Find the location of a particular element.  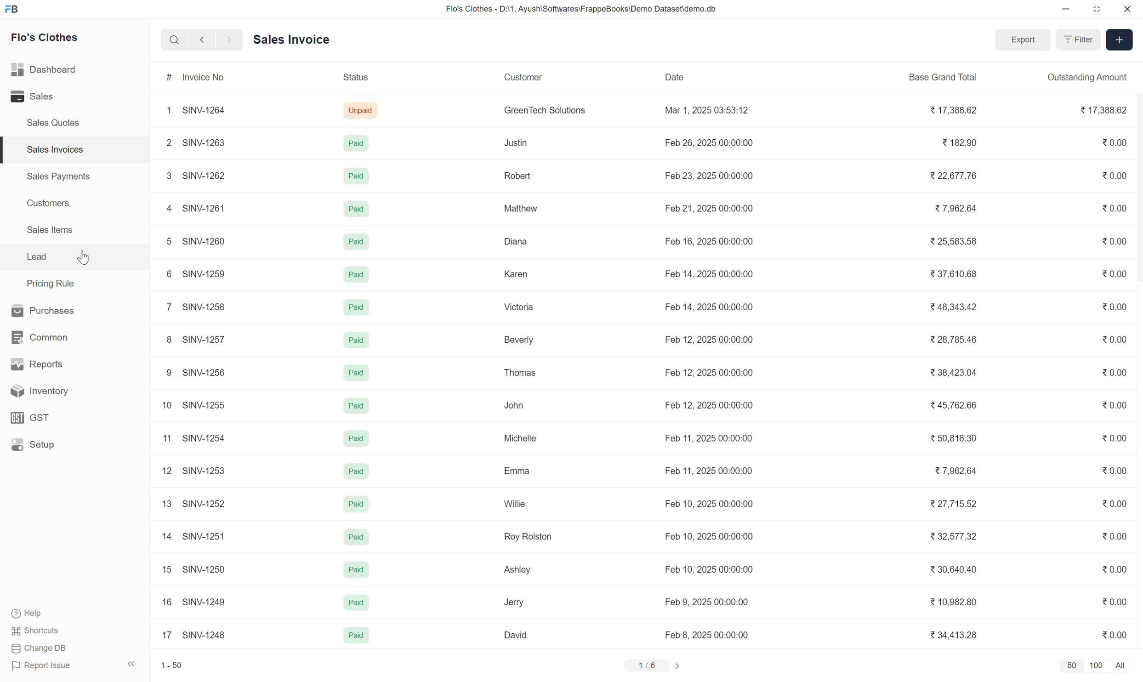

Feb 12, 2025 00:00:00 is located at coordinates (711, 372).